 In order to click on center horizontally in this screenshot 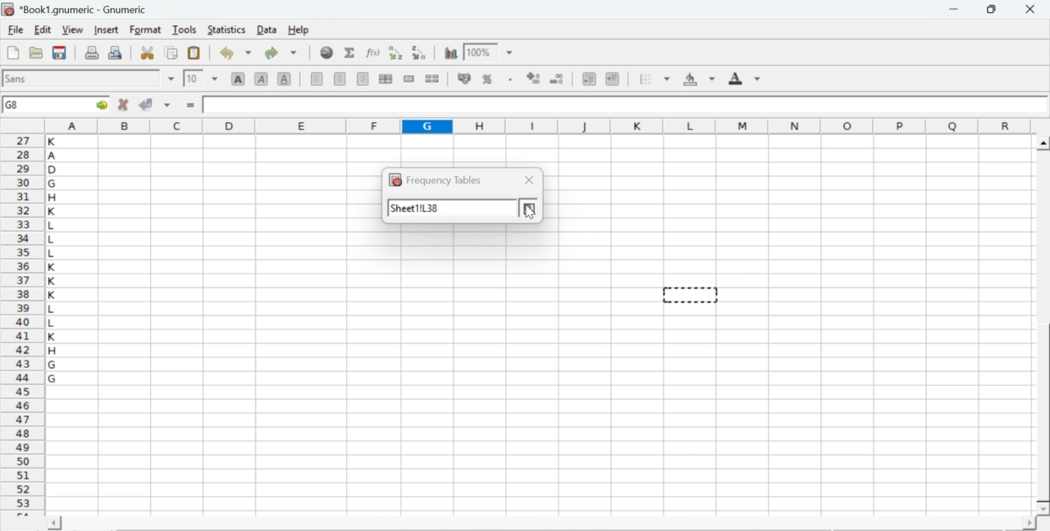, I will do `click(340, 79)`.